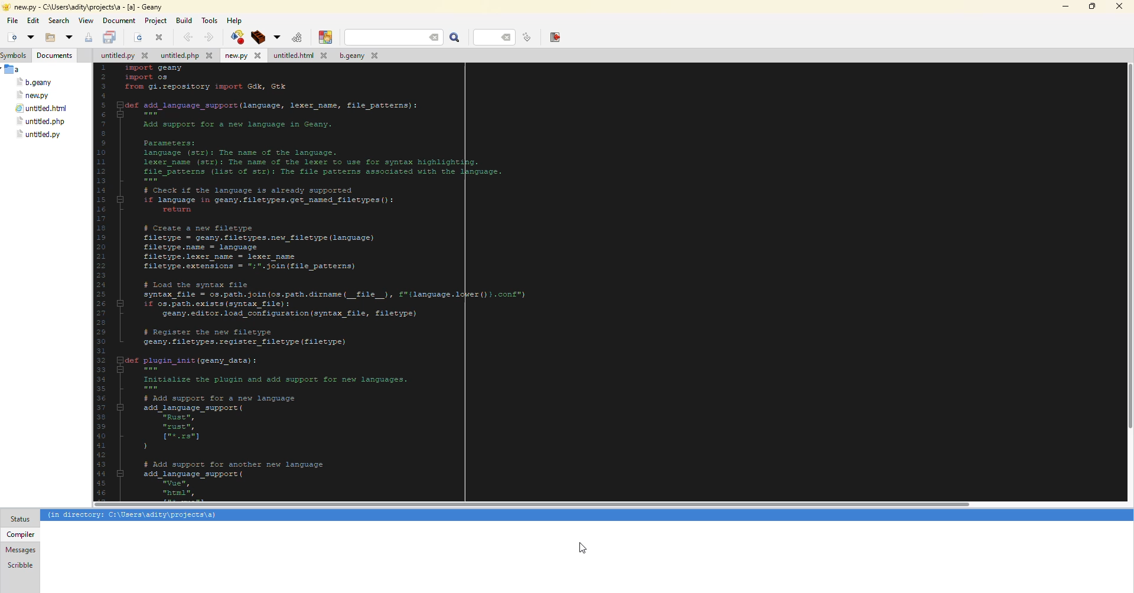 The image size is (1134, 593). Describe the element at coordinates (553, 37) in the screenshot. I see `exit` at that location.